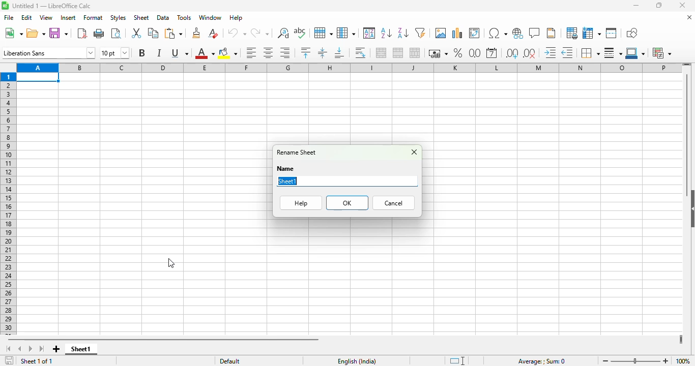  Describe the element at coordinates (46, 17) in the screenshot. I see `view` at that location.